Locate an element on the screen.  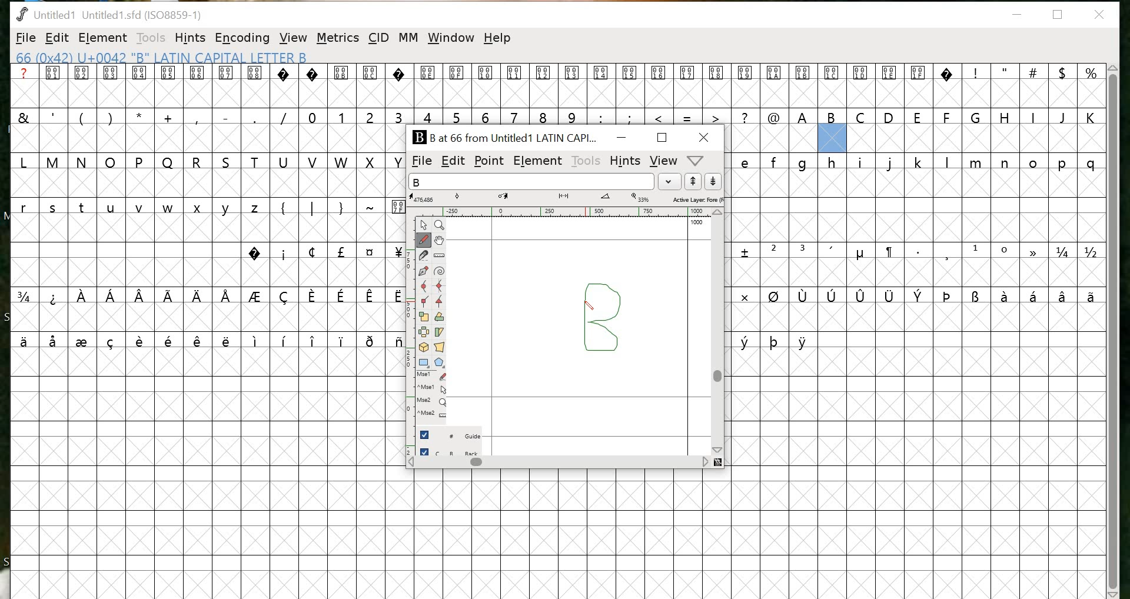
EDIT is located at coordinates (452, 162).